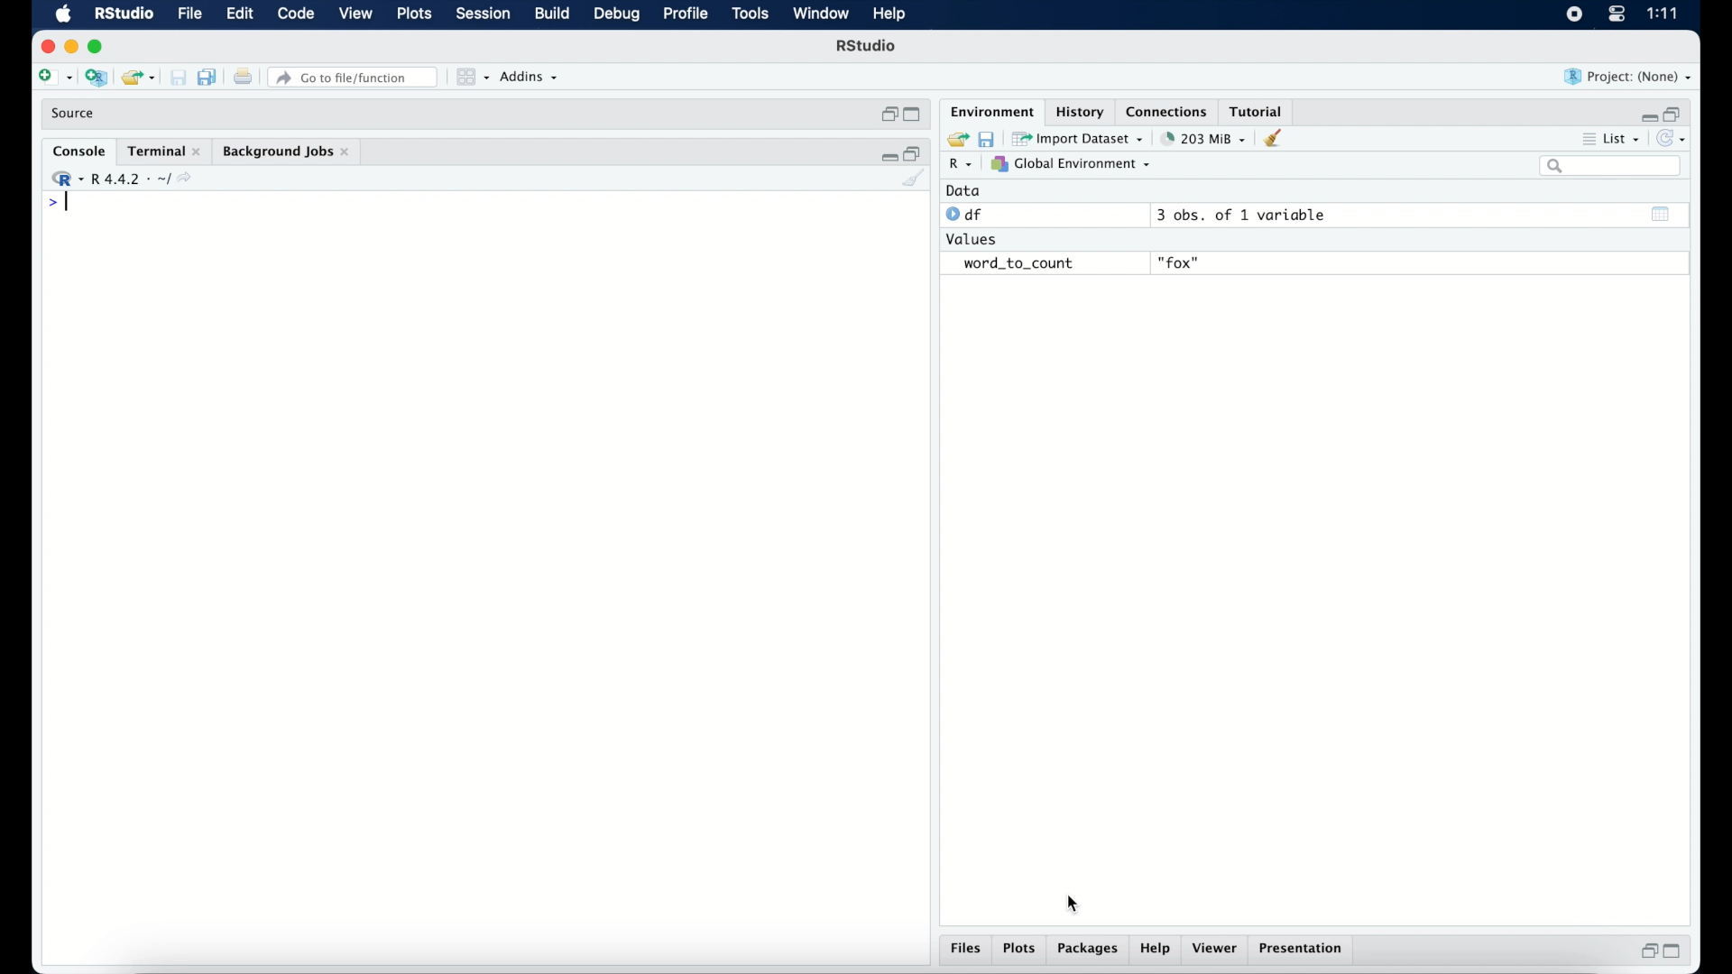 This screenshot has width=1732, height=974. I want to click on profile, so click(684, 14).